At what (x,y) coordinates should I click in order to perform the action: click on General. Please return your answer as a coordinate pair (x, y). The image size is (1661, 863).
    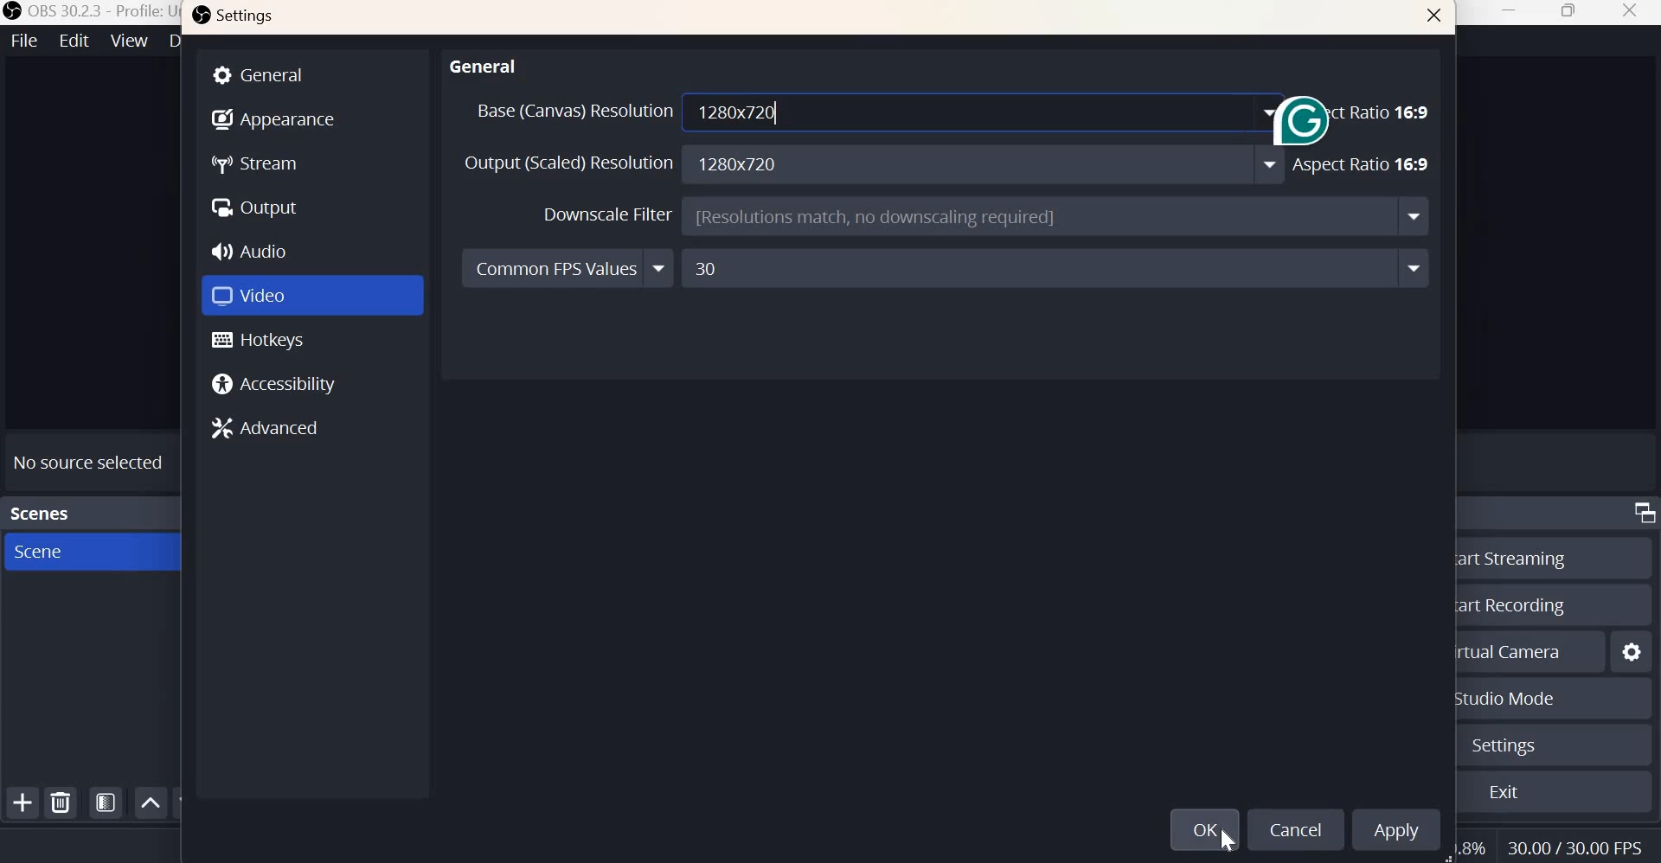
    Looking at the image, I should click on (313, 74).